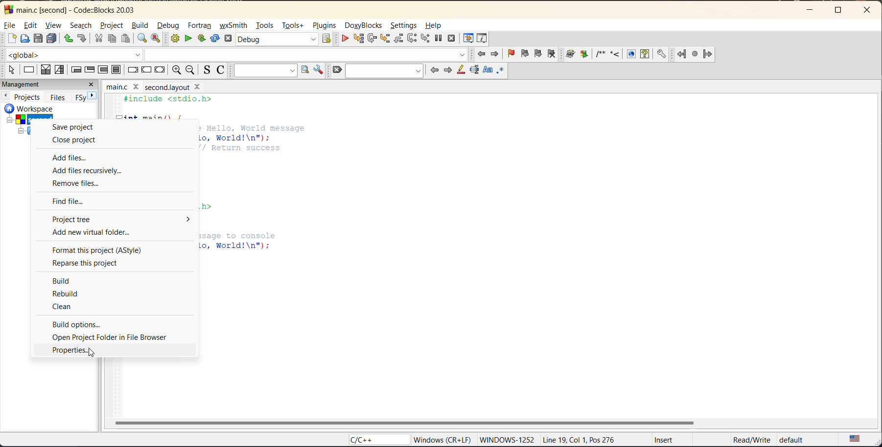 This screenshot has height=447, width=882. Describe the element at coordinates (88, 97) in the screenshot. I see `next` at that location.